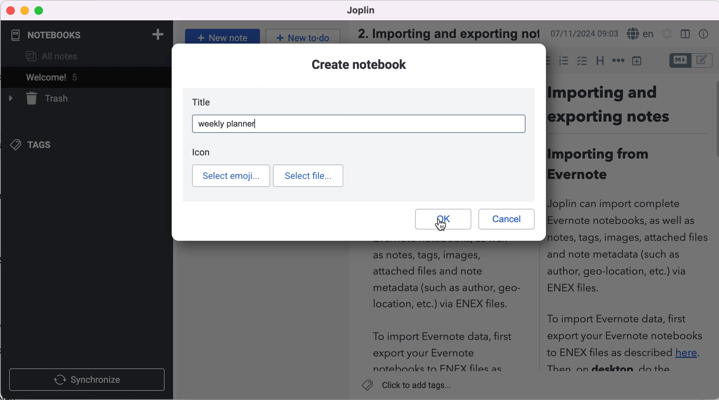 The image size is (719, 400). Describe the element at coordinates (667, 35) in the screenshot. I see `set alarm` at that location.